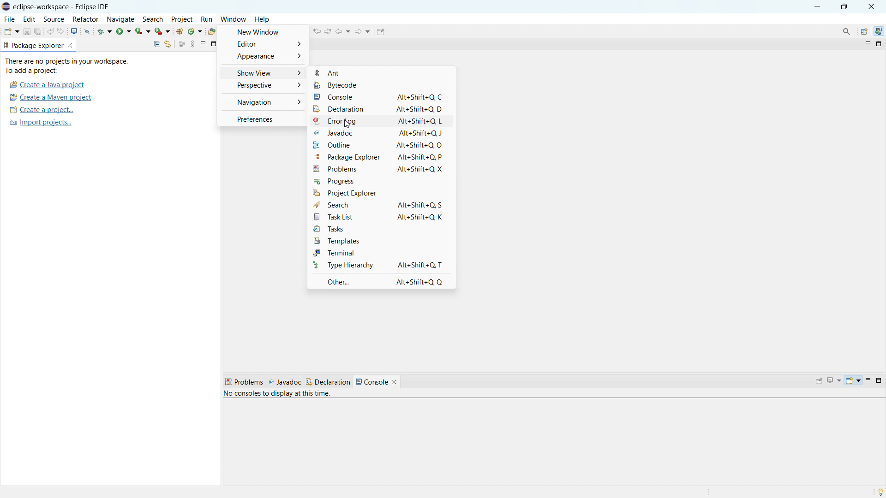  Describe the element at coordinates (223, 30) in the screenshot. I see `open task` at that location.